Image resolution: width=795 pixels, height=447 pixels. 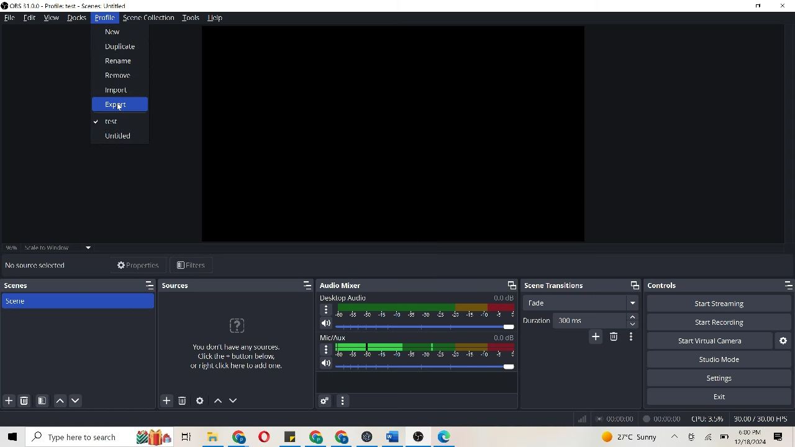 I want to click on video clip, so click(x=393, y=133).